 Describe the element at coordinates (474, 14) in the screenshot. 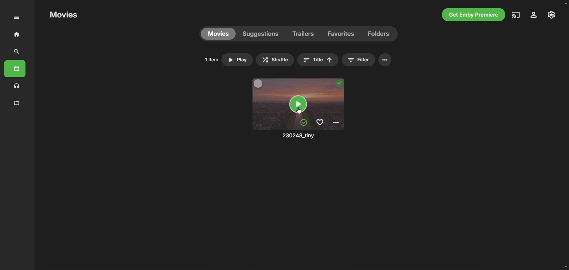

I see `get emby premiere` at that location.